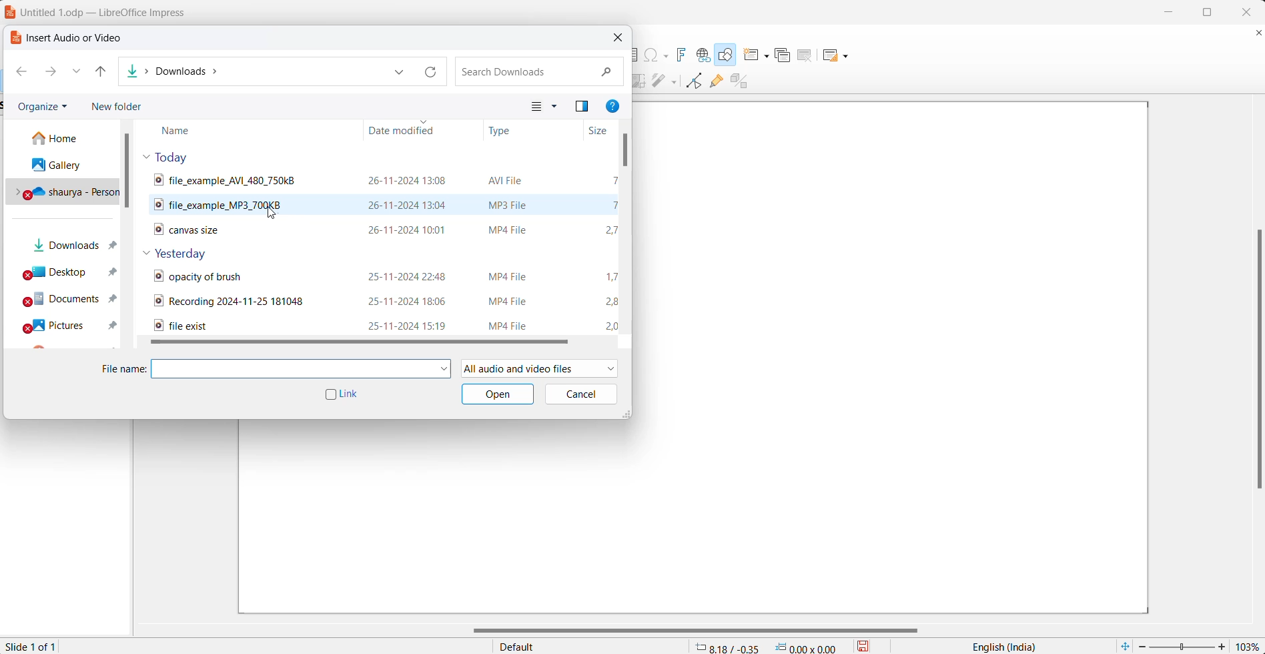  What do you see at coordinates (717, 83) in the screenshot?
I see `show gluepoint functions` at bounding box center [717, 83].